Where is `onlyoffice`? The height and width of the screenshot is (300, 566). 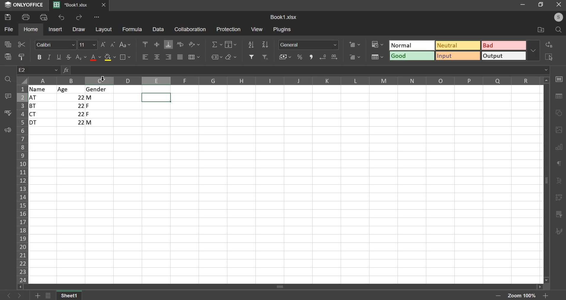 onlyoffice is located at coordinates (24, 5).